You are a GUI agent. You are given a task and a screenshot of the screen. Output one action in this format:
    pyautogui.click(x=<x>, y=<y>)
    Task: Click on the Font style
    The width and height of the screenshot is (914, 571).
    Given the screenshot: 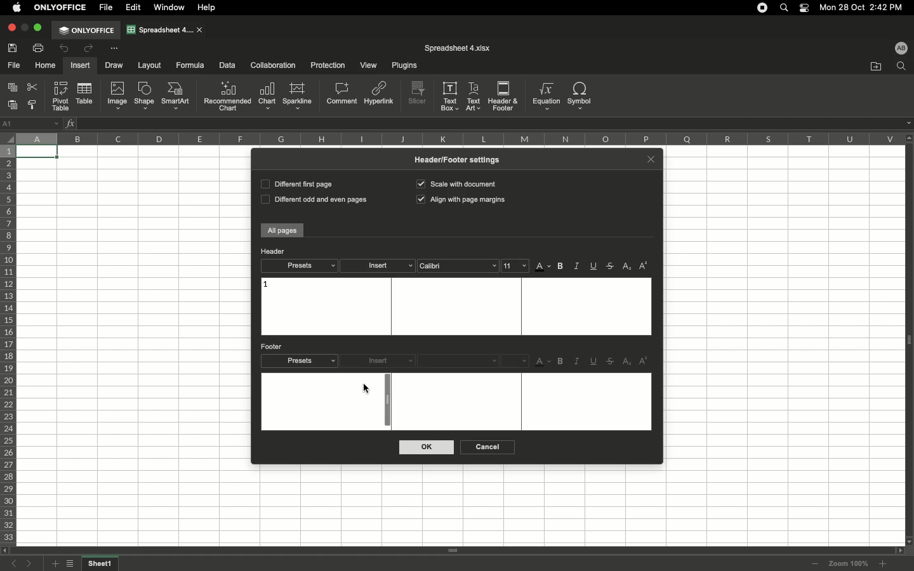 What is the action you would take?
    pyautogui.click(x=460, y=360)
    